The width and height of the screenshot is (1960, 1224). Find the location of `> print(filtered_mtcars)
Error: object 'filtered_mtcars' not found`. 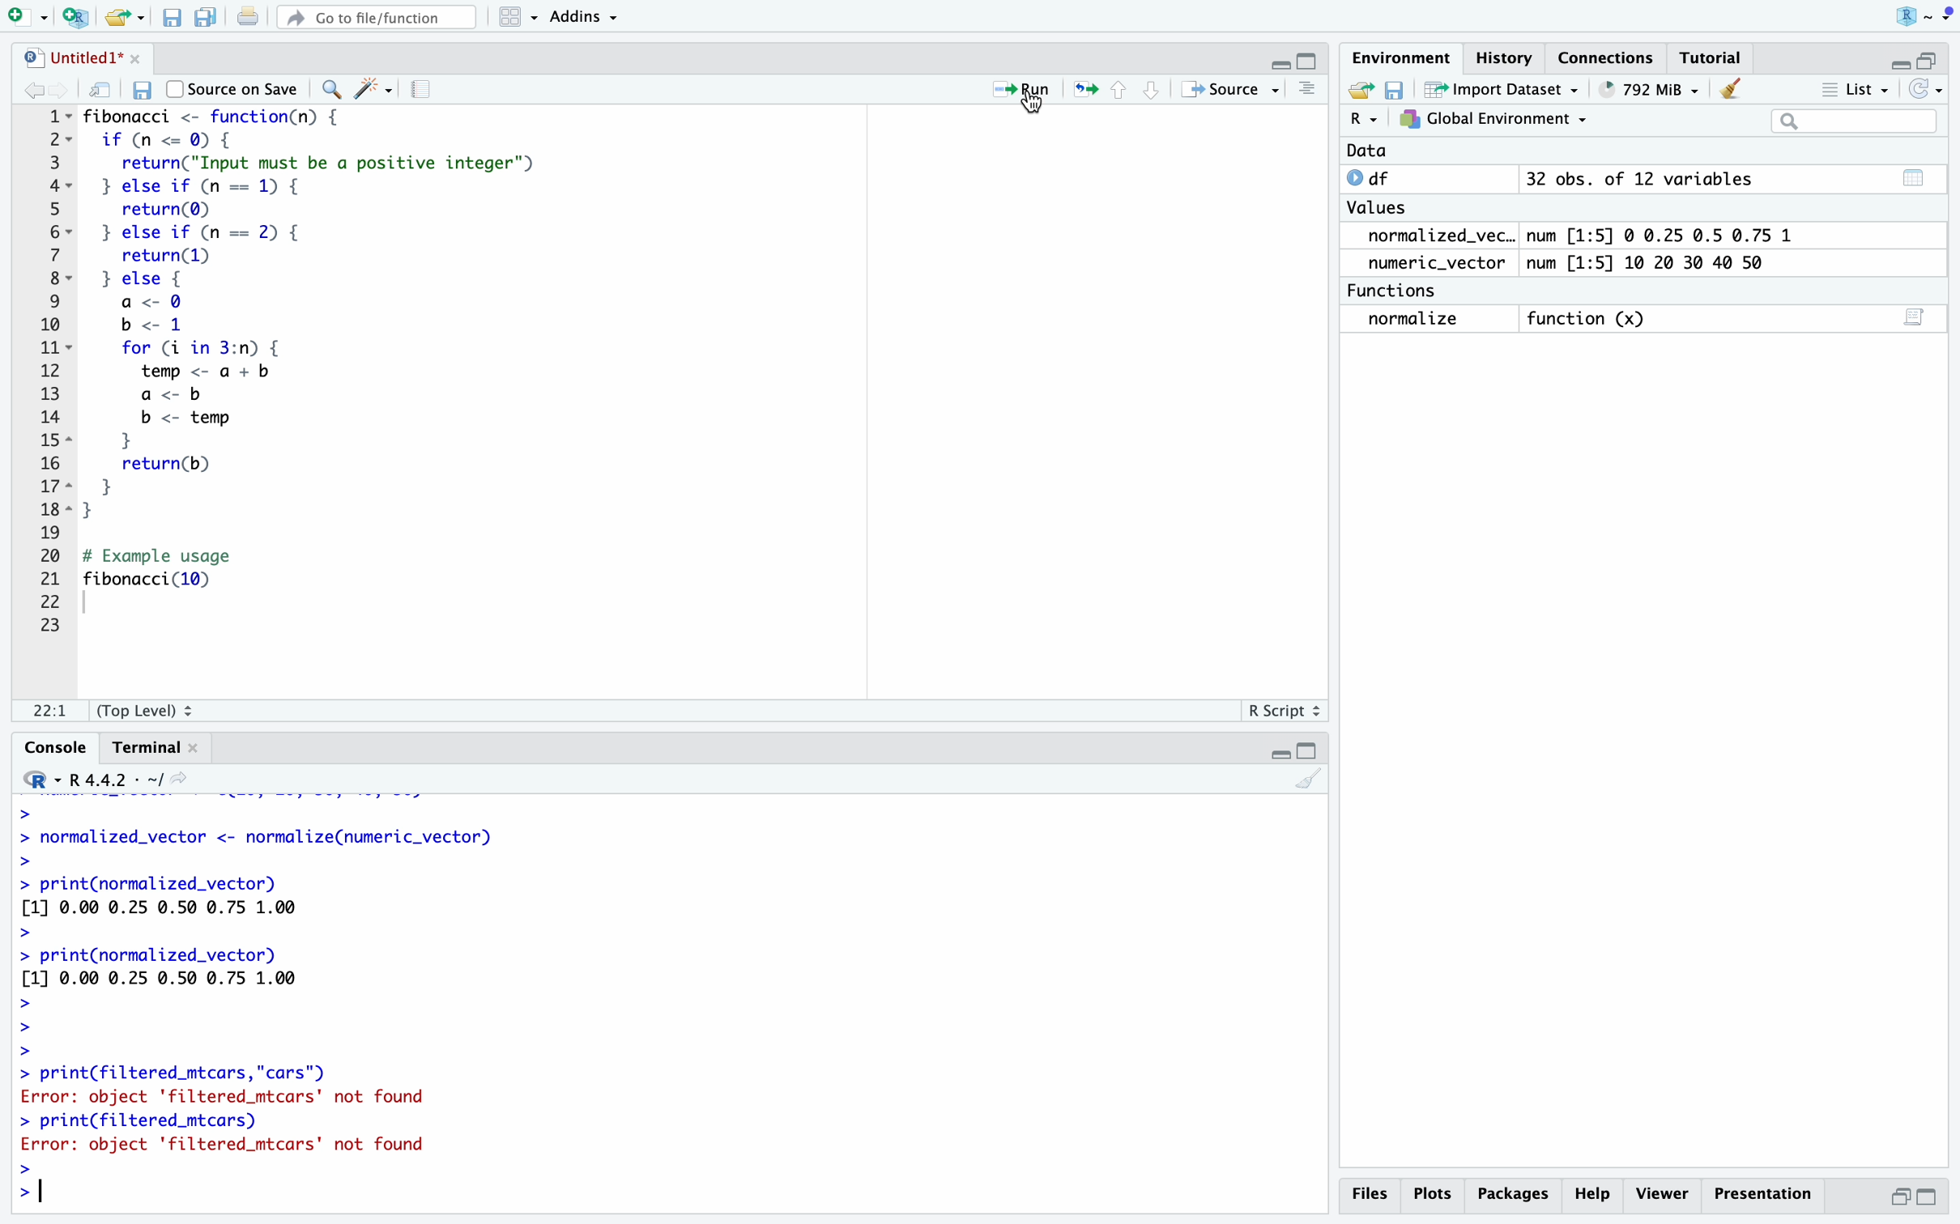

> print(filtered_mtcars)
Error: object 'filtered_mtcars' not found is located at coordinates (249, 1133).